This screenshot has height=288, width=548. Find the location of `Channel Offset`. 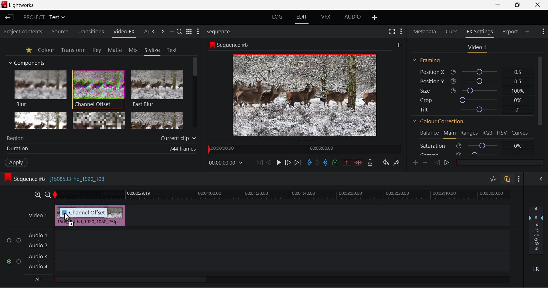

Channel Offset is located at coordinates (99, 90).